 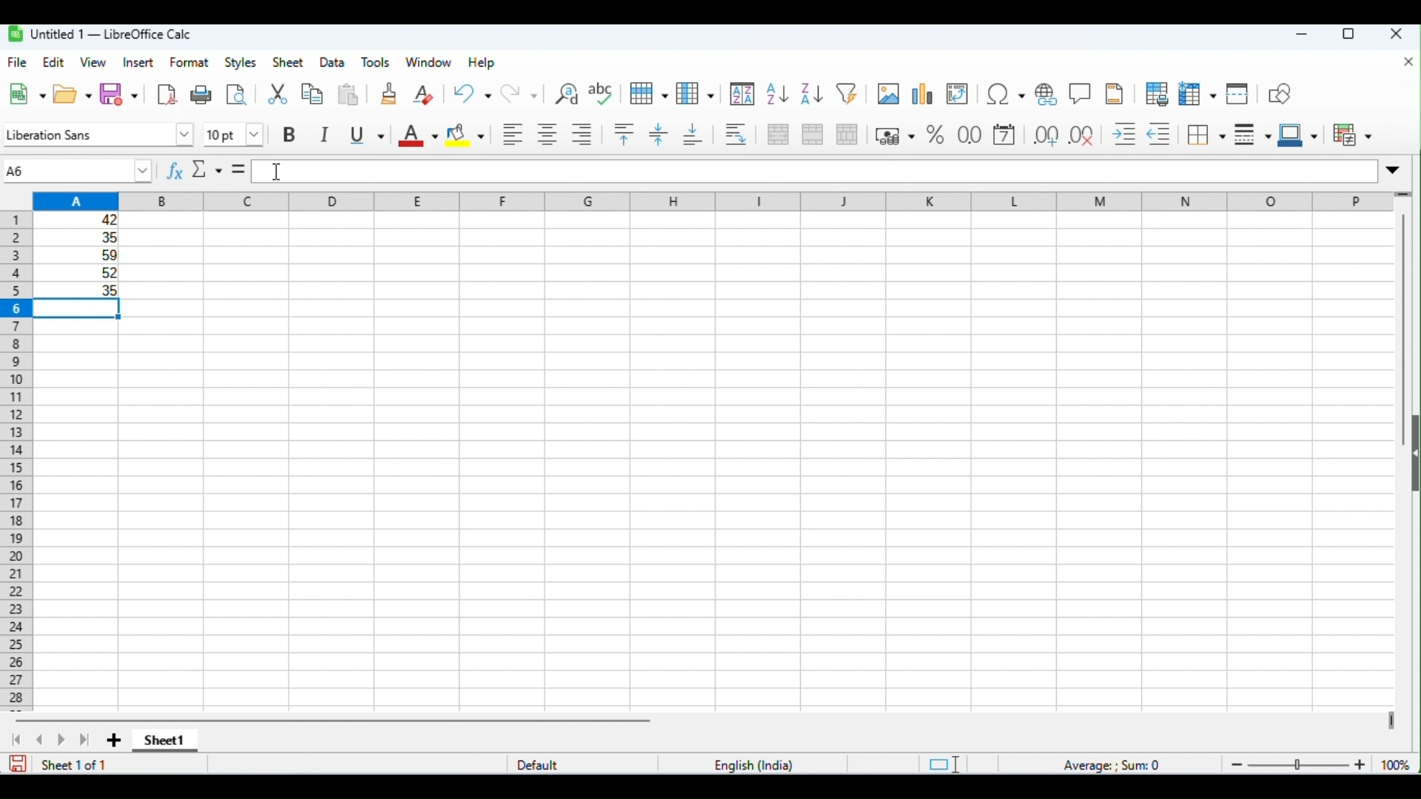 What do you see at coordinates (466, 135) in the screenshot?
I see `background color` at bounding box center [466, 135].